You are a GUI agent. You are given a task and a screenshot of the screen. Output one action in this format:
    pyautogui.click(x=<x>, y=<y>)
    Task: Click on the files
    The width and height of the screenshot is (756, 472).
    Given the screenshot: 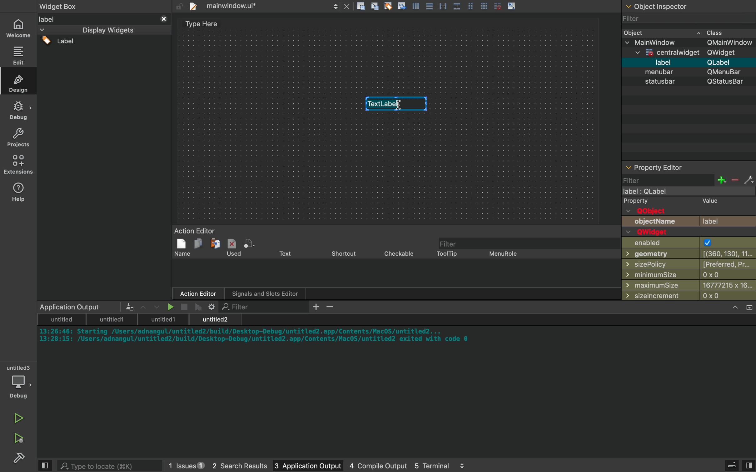 What is the action you would take?
    pyautogui.click(x=261, y=6)
    